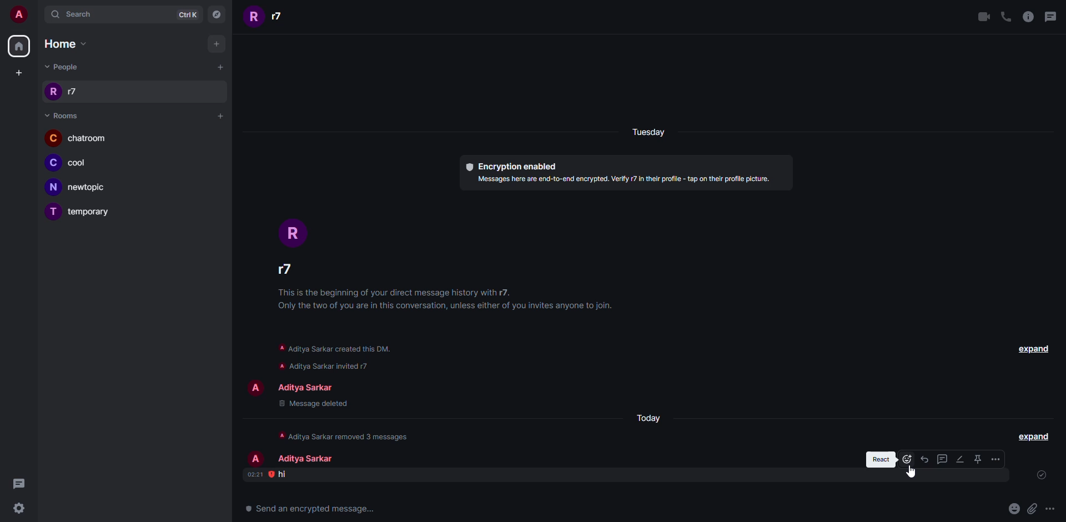  What do you see at coordinates (190, 14) in the screenshot?
I see `ctrlK` at bounding box center [190, 14].